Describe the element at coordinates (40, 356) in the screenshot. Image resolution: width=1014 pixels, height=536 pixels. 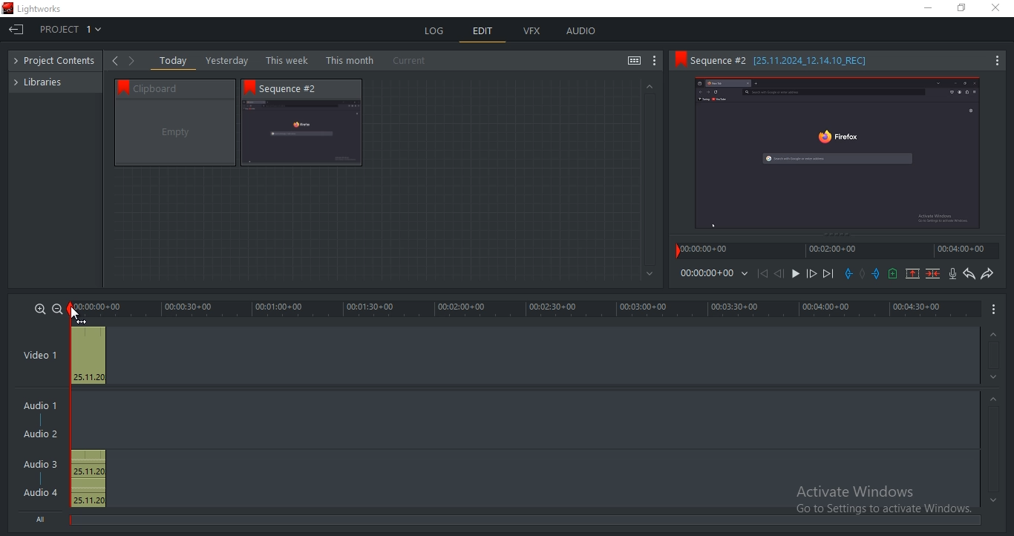
I see `Video 1` at that location.